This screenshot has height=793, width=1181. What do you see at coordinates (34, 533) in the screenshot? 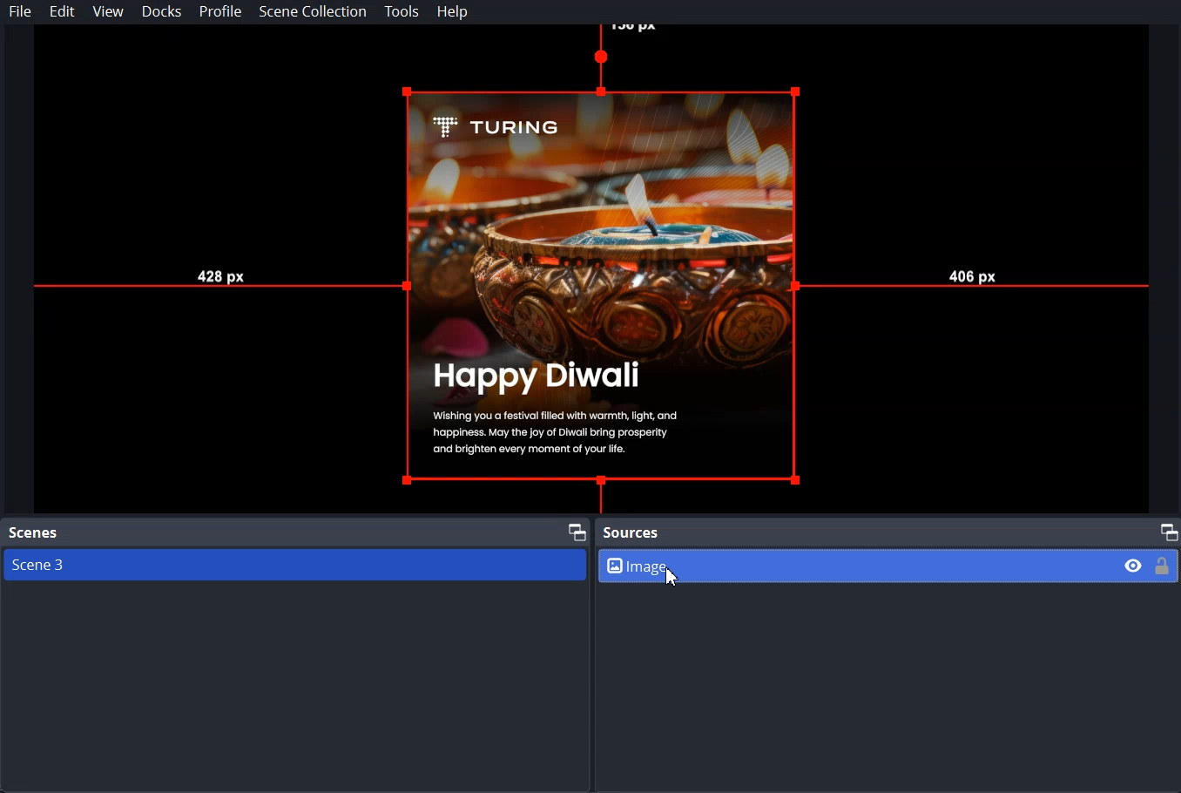
I see `Text` at bounding box center [34, 533].